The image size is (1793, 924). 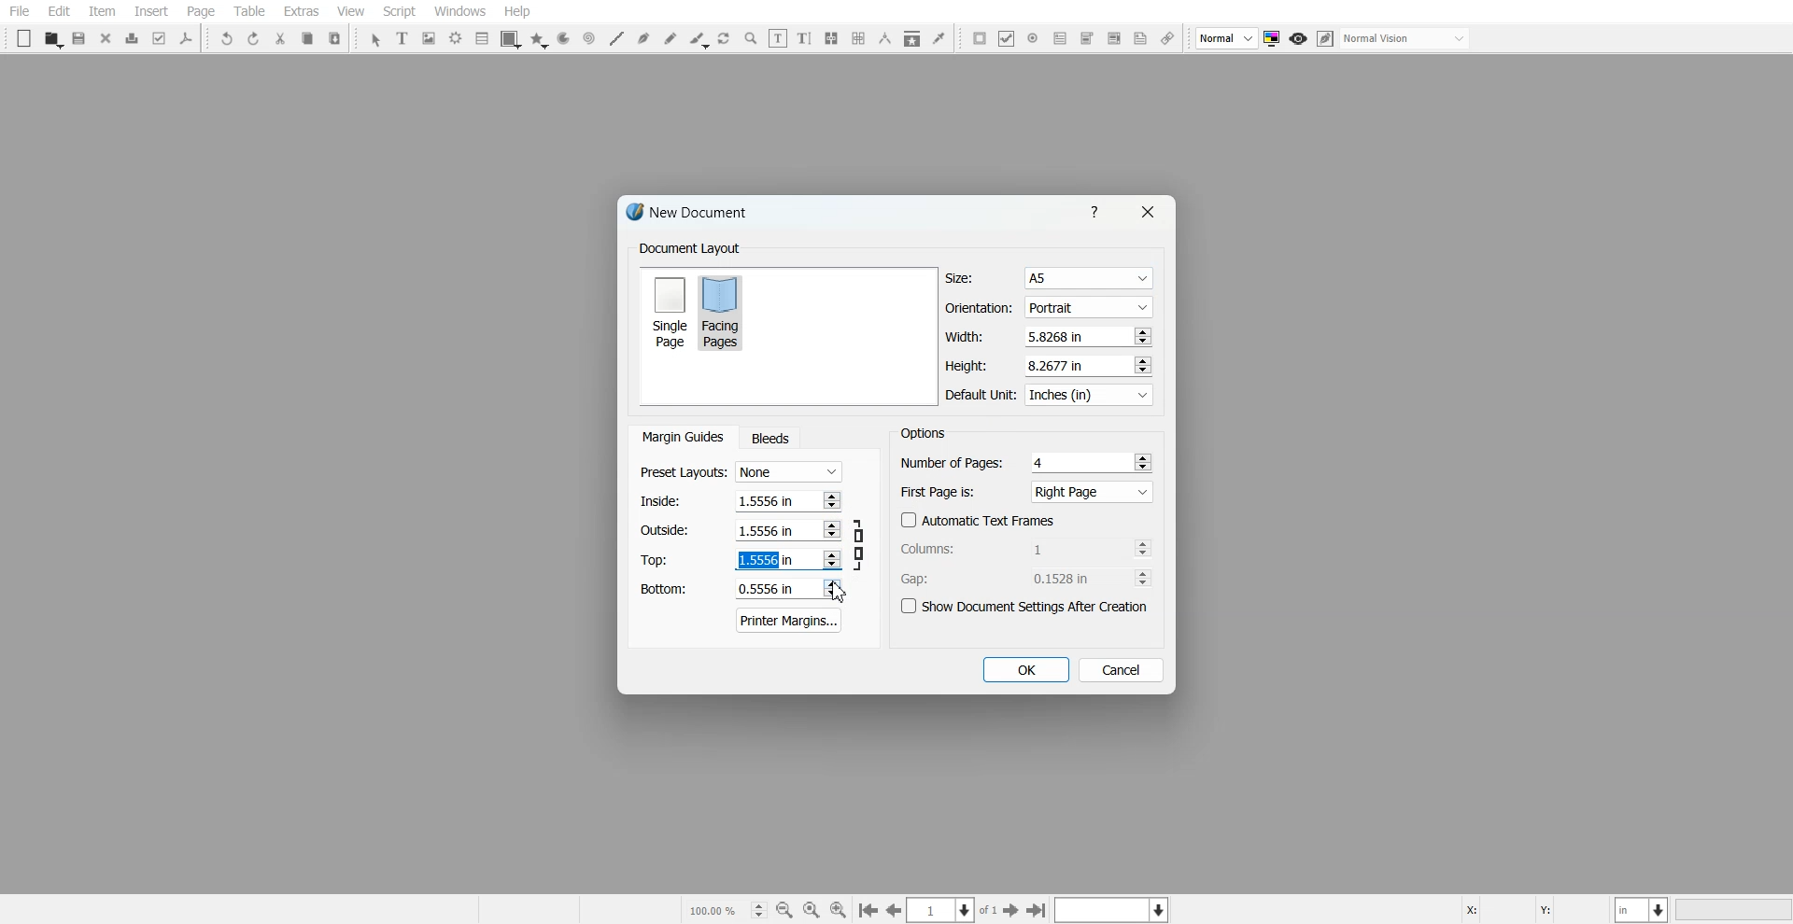 What do you see at coordinates (778, 37) in the screenshot?
I see `Edit contents of frame` at bounding box center [778, 37].